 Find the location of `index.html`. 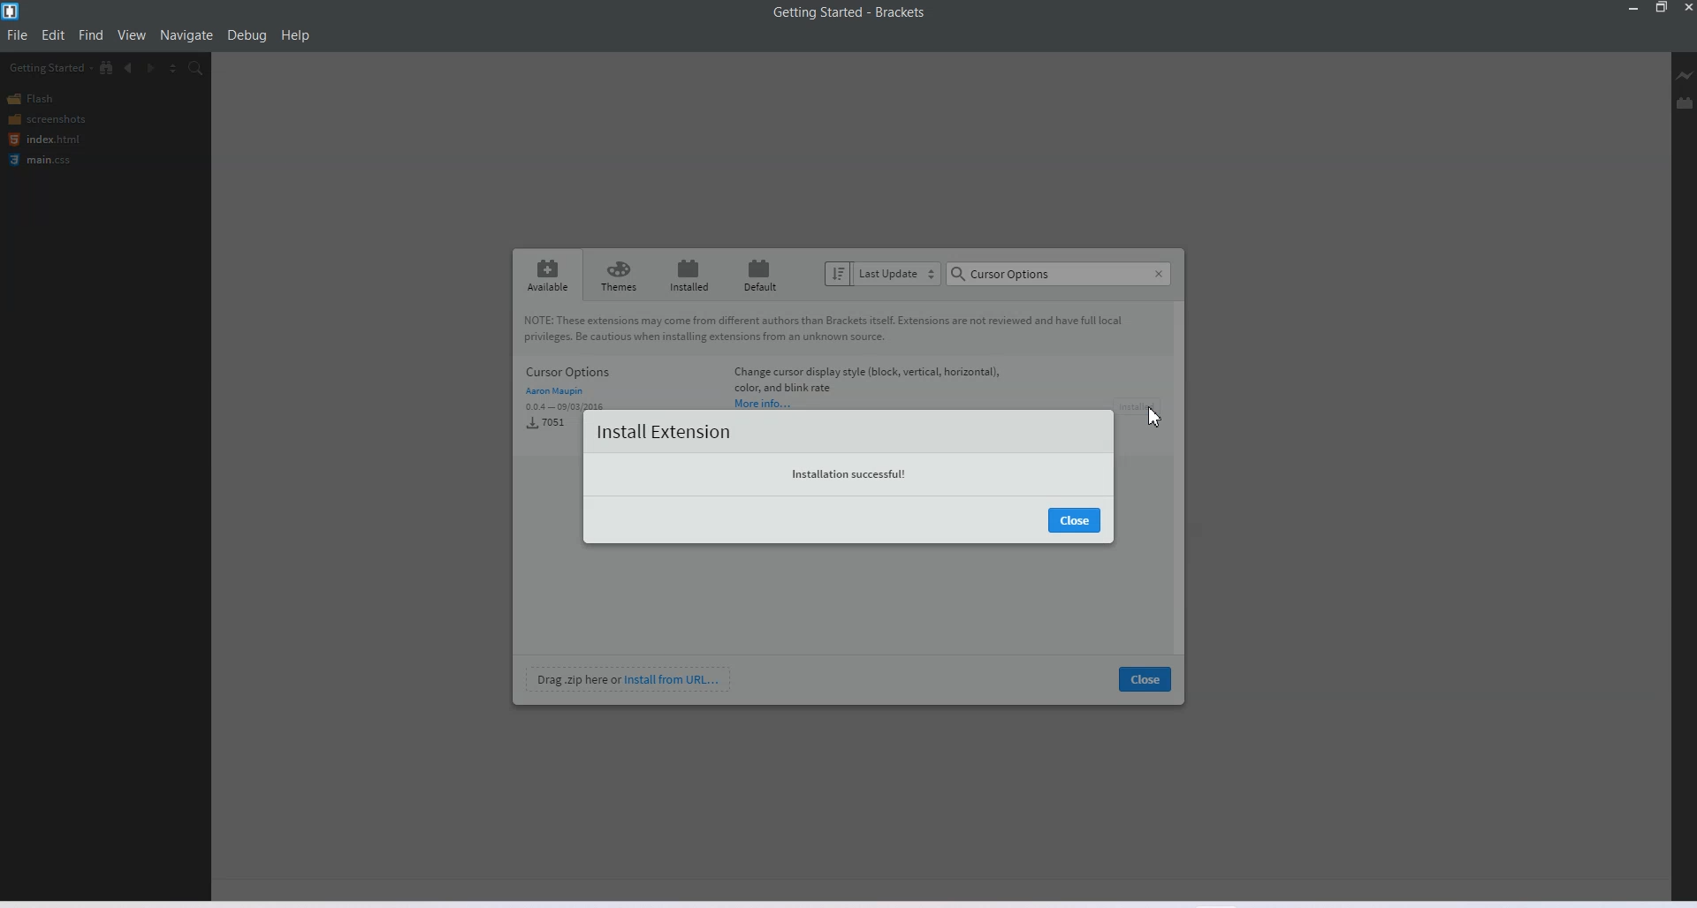

index.html is located at coordinates (44, 140).